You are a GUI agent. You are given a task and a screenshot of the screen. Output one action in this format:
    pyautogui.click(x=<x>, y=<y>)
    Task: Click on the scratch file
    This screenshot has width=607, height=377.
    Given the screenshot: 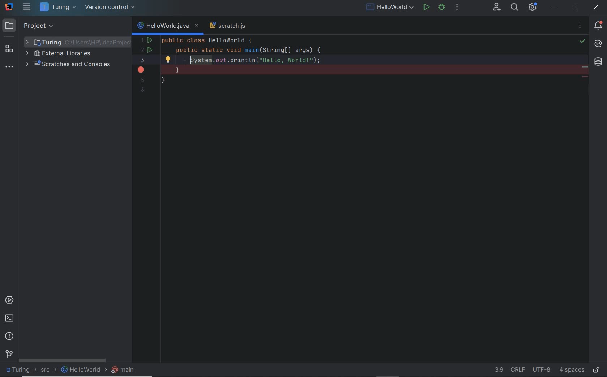 What is the action you would take?
    pyautogui.click(x=228, y=26)
    